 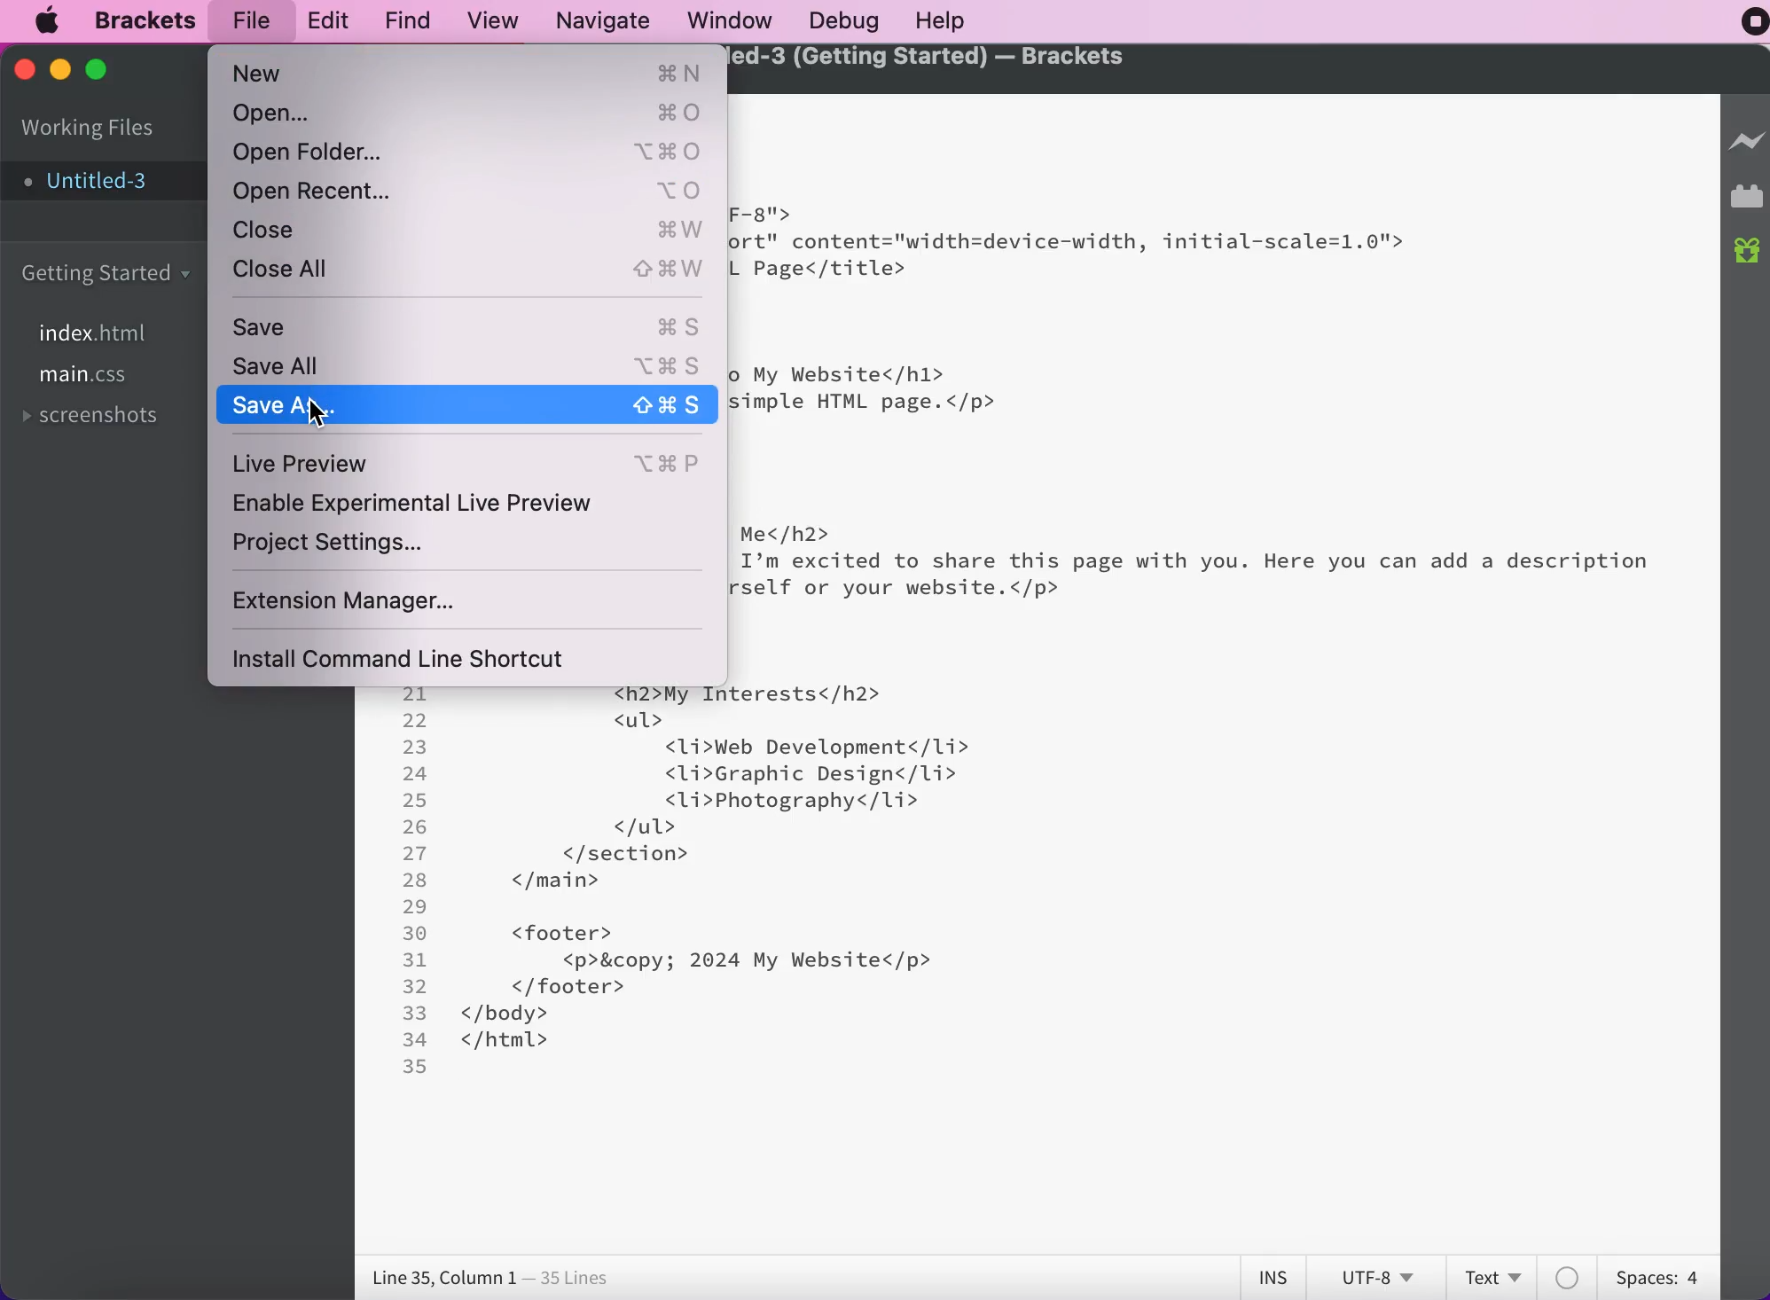 What do you see at coordinates (414, 662) in the screenshot?
I see `install command line shortcut` at bounding box center [414, 662].